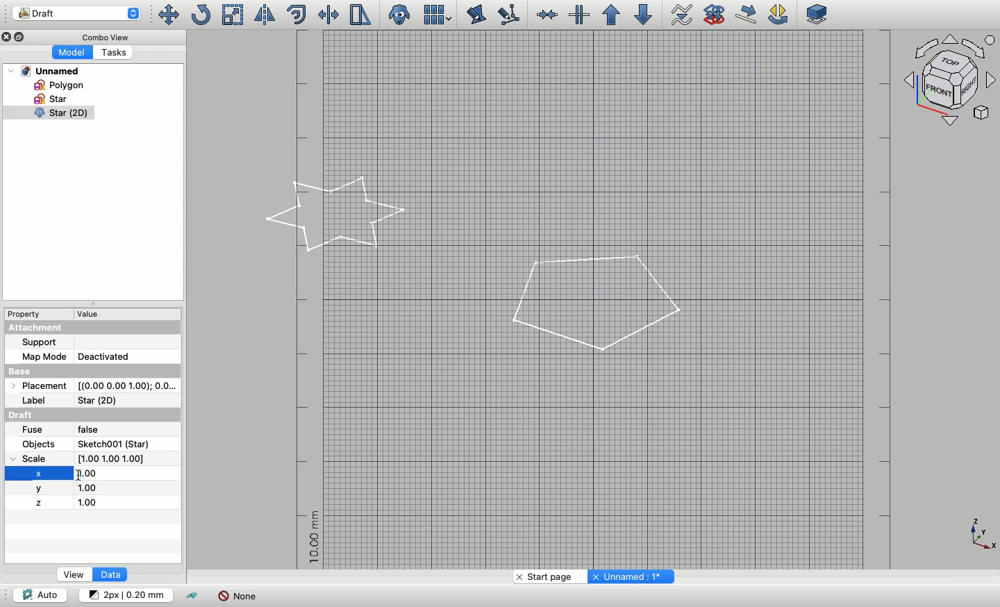 This screenshot has width=1000, height=607. Describe the element at coordinates (359, 15) in the screenshot. I see `Stretch` at that location.